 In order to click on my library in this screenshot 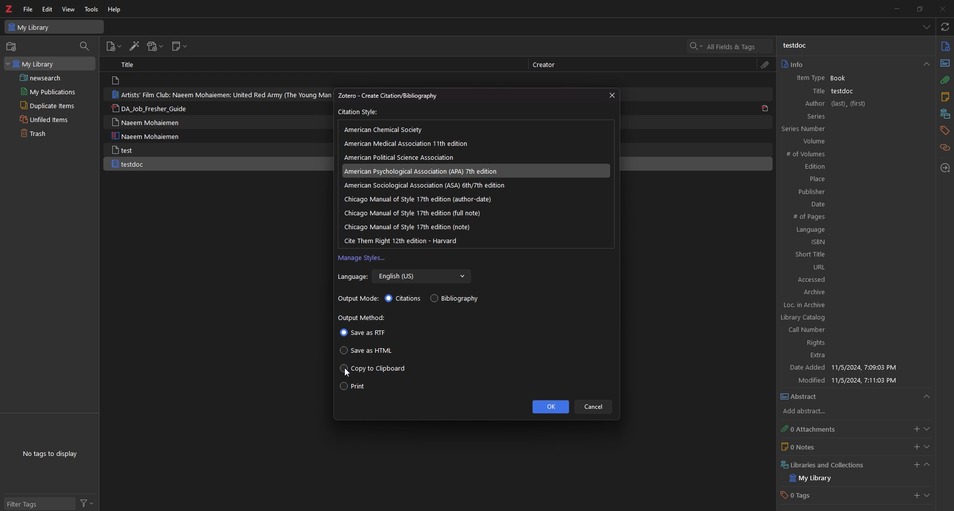, I will do `click(49, 63)`.